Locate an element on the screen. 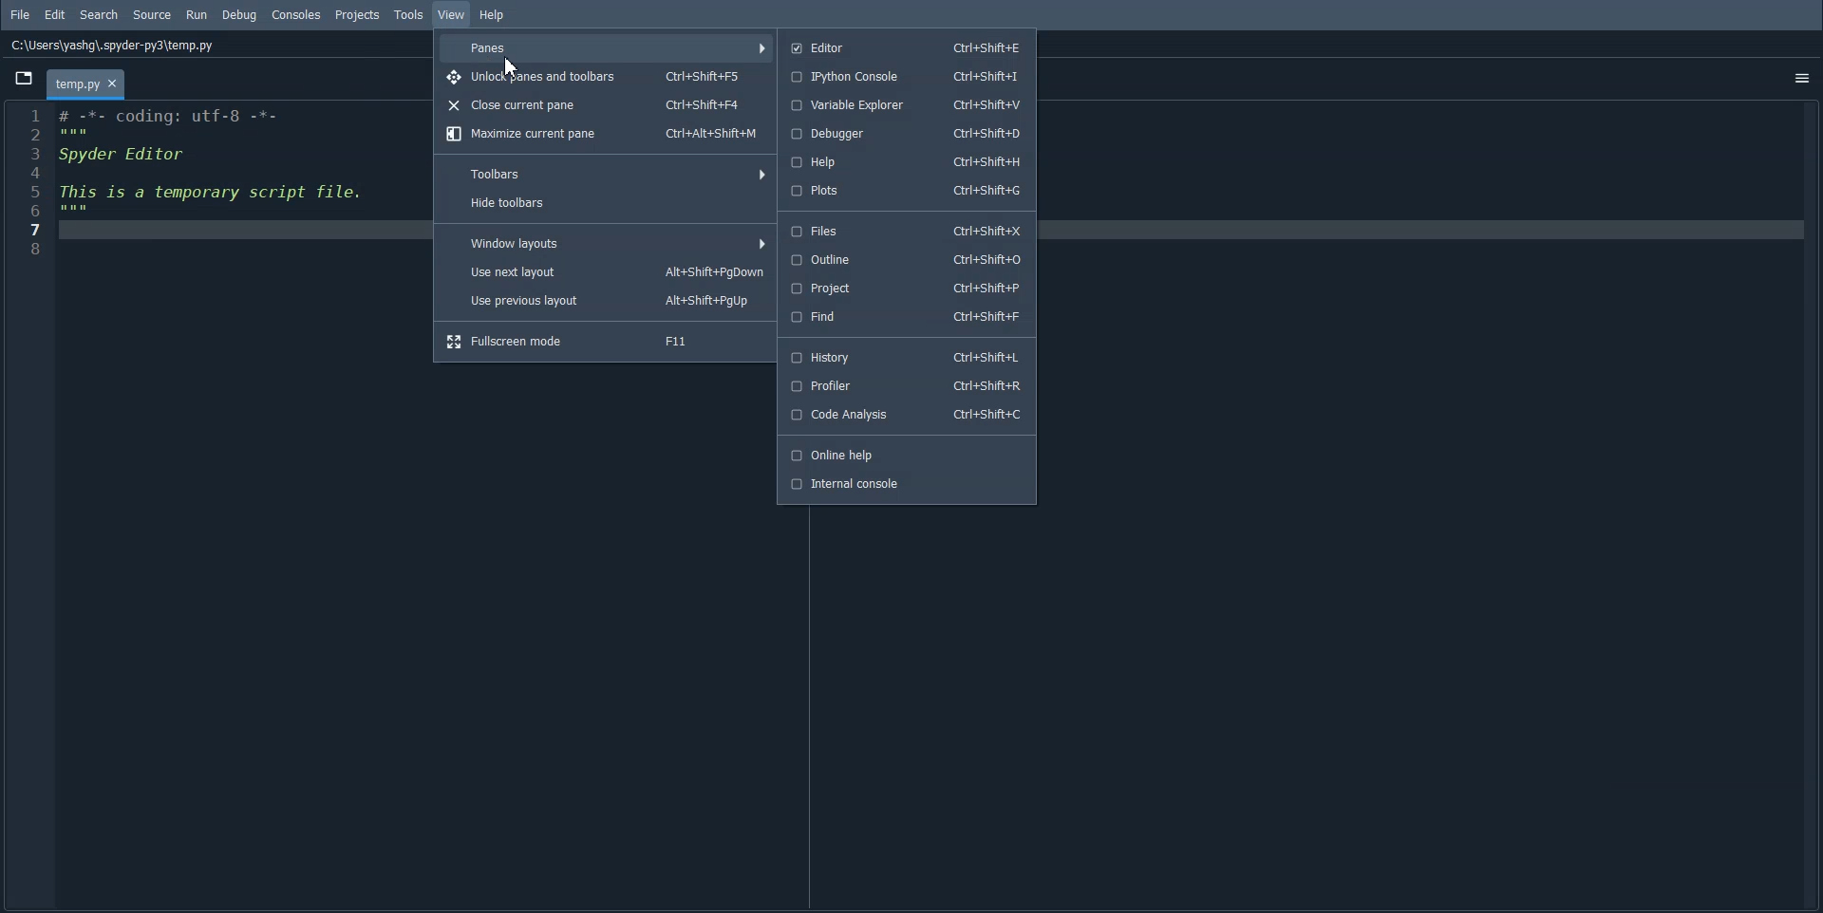  Run is located at coordinates (198, 13).